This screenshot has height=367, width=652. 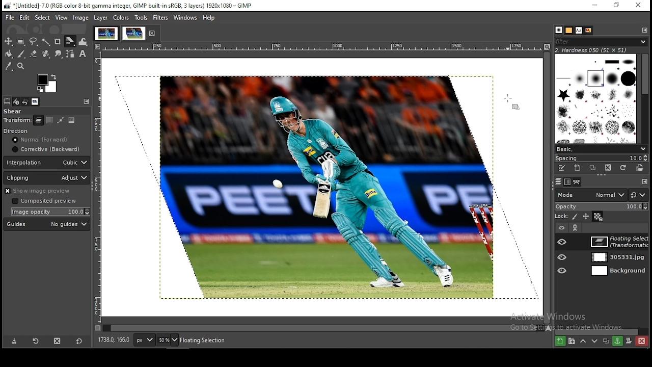 I want to click on zoom tool, so click(x=21, y=67).